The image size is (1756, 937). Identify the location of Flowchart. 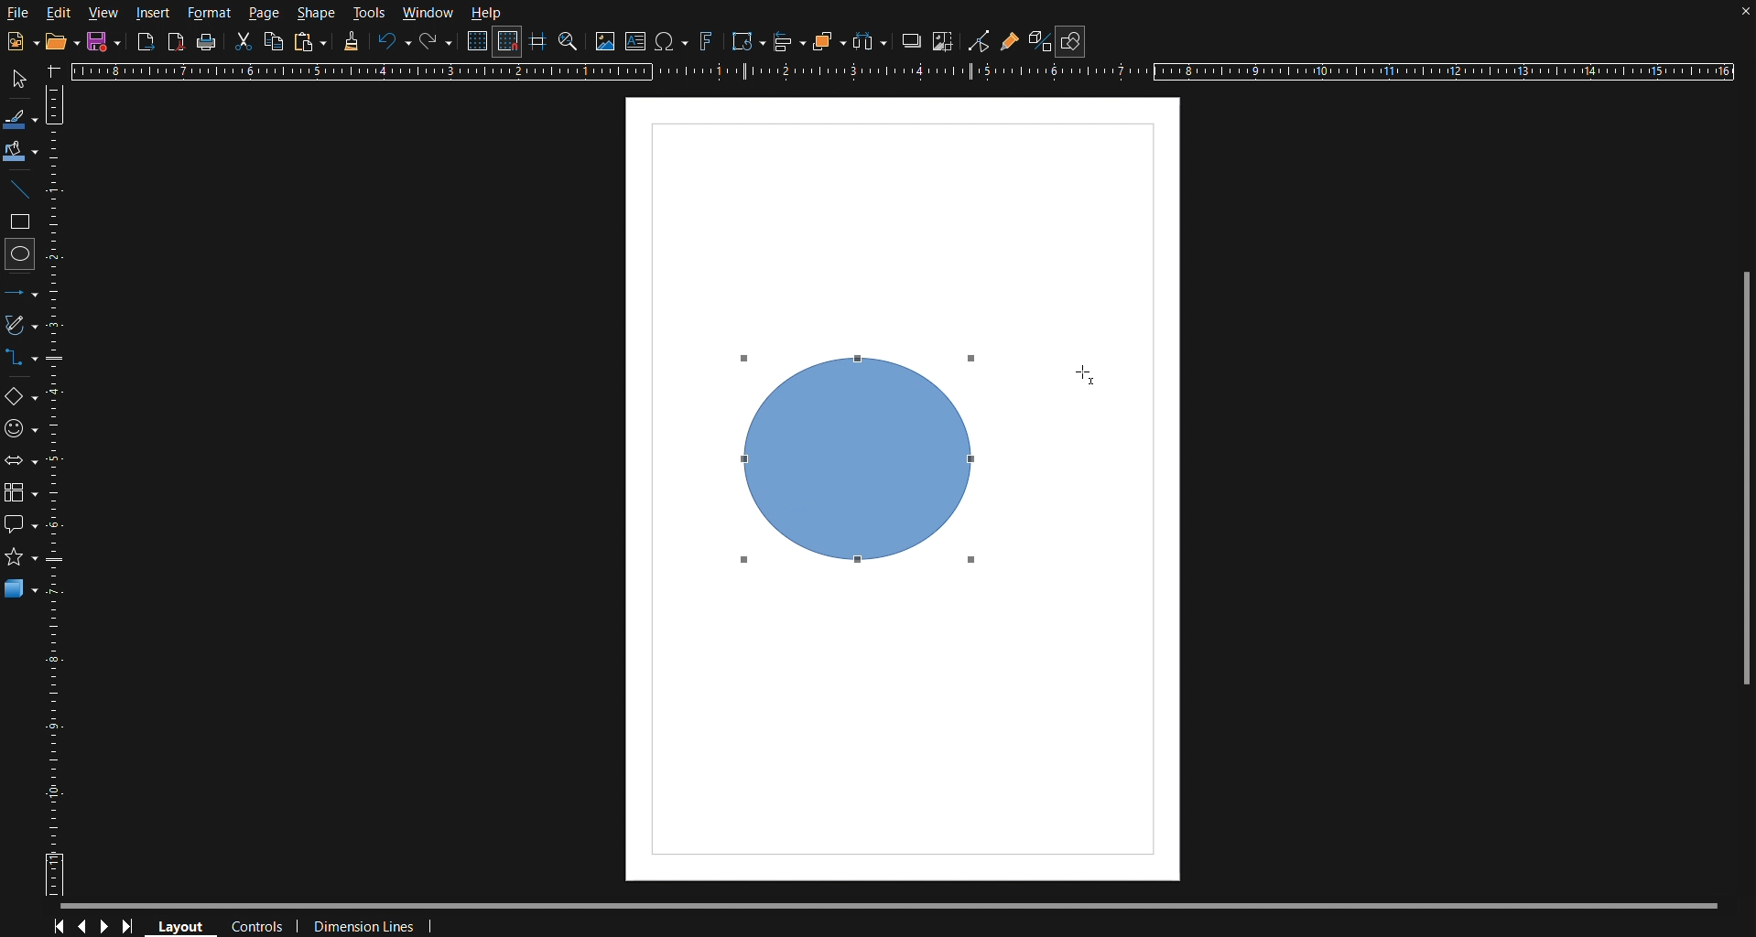
(21, 495).